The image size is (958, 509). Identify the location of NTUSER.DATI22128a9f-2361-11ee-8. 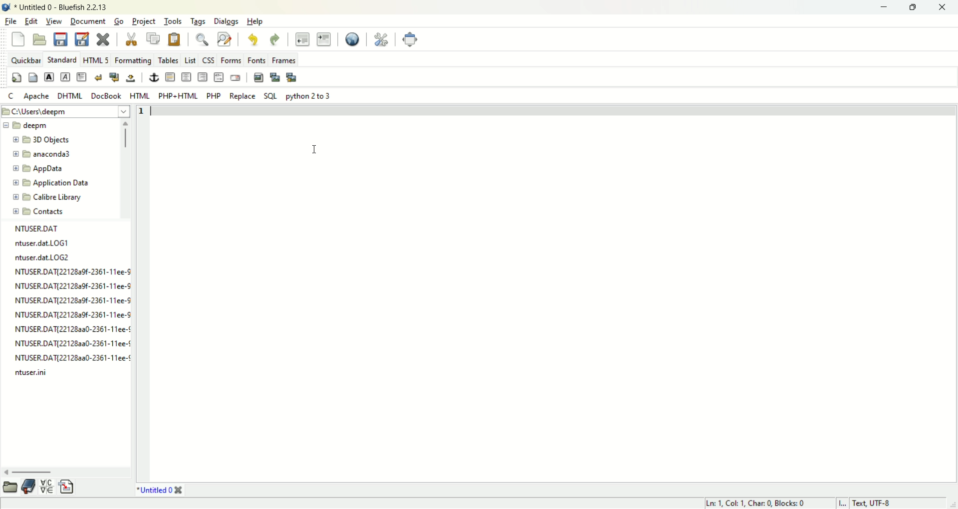
(71, 313).